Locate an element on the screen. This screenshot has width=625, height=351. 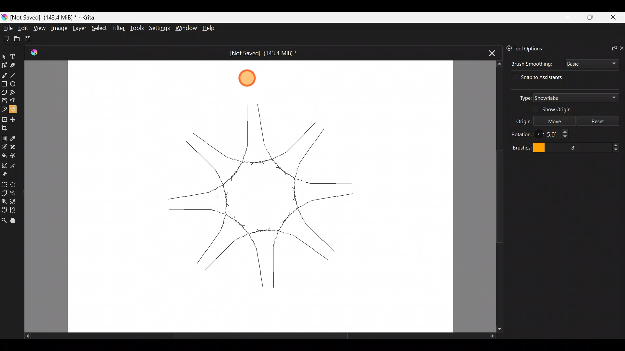
Draw a gradient is located at coordinates (4, 136).